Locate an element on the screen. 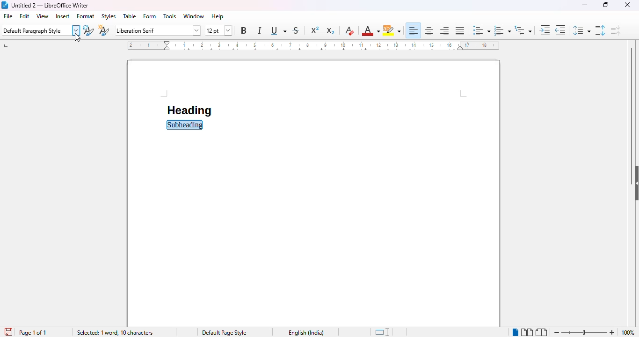  selected: 1 word, 10 characters is located at coordinates (115, 333).